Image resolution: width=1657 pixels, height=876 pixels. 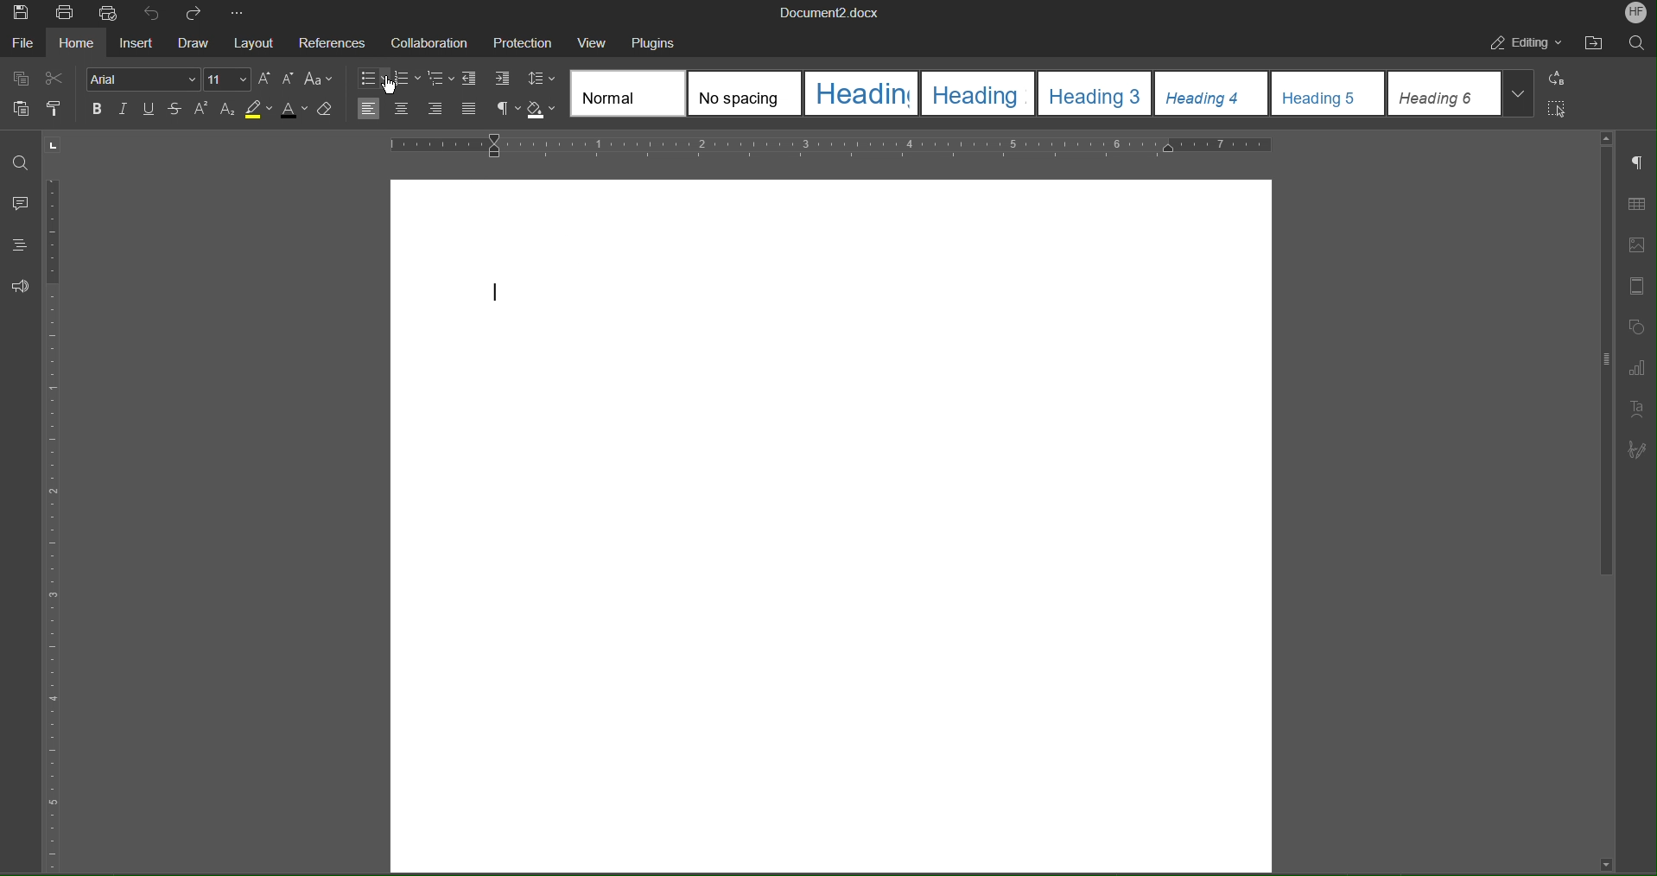 I want to click on Font Case, so click(x=325, y=76).